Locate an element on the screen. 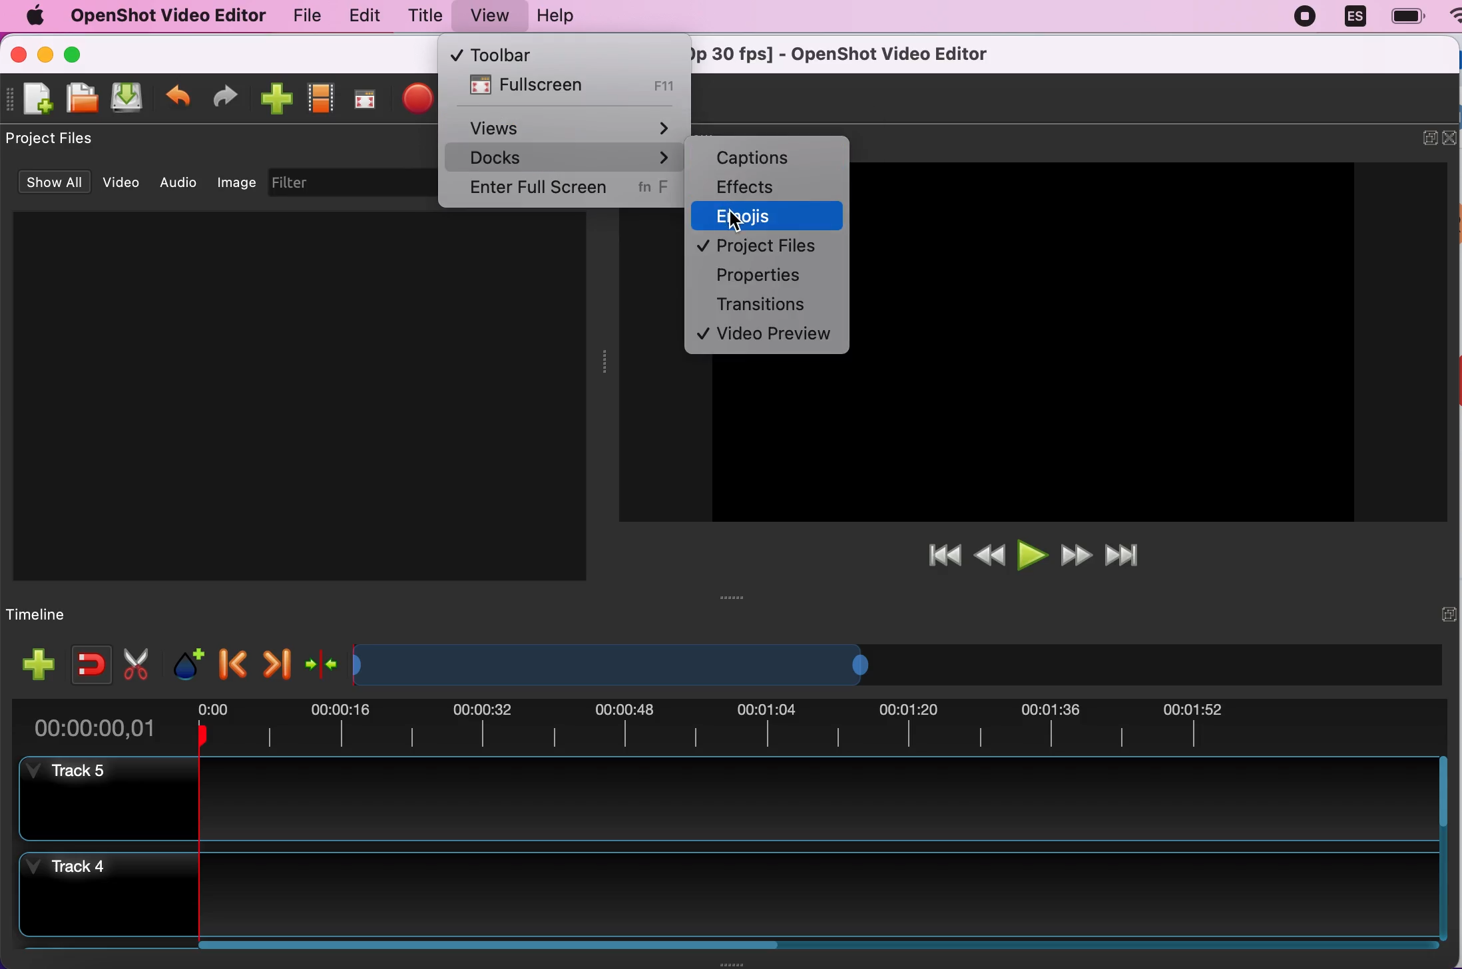 Image resolution: width=1462 pixels, height=969 pixels. show all is located at coordinates (57, 184).